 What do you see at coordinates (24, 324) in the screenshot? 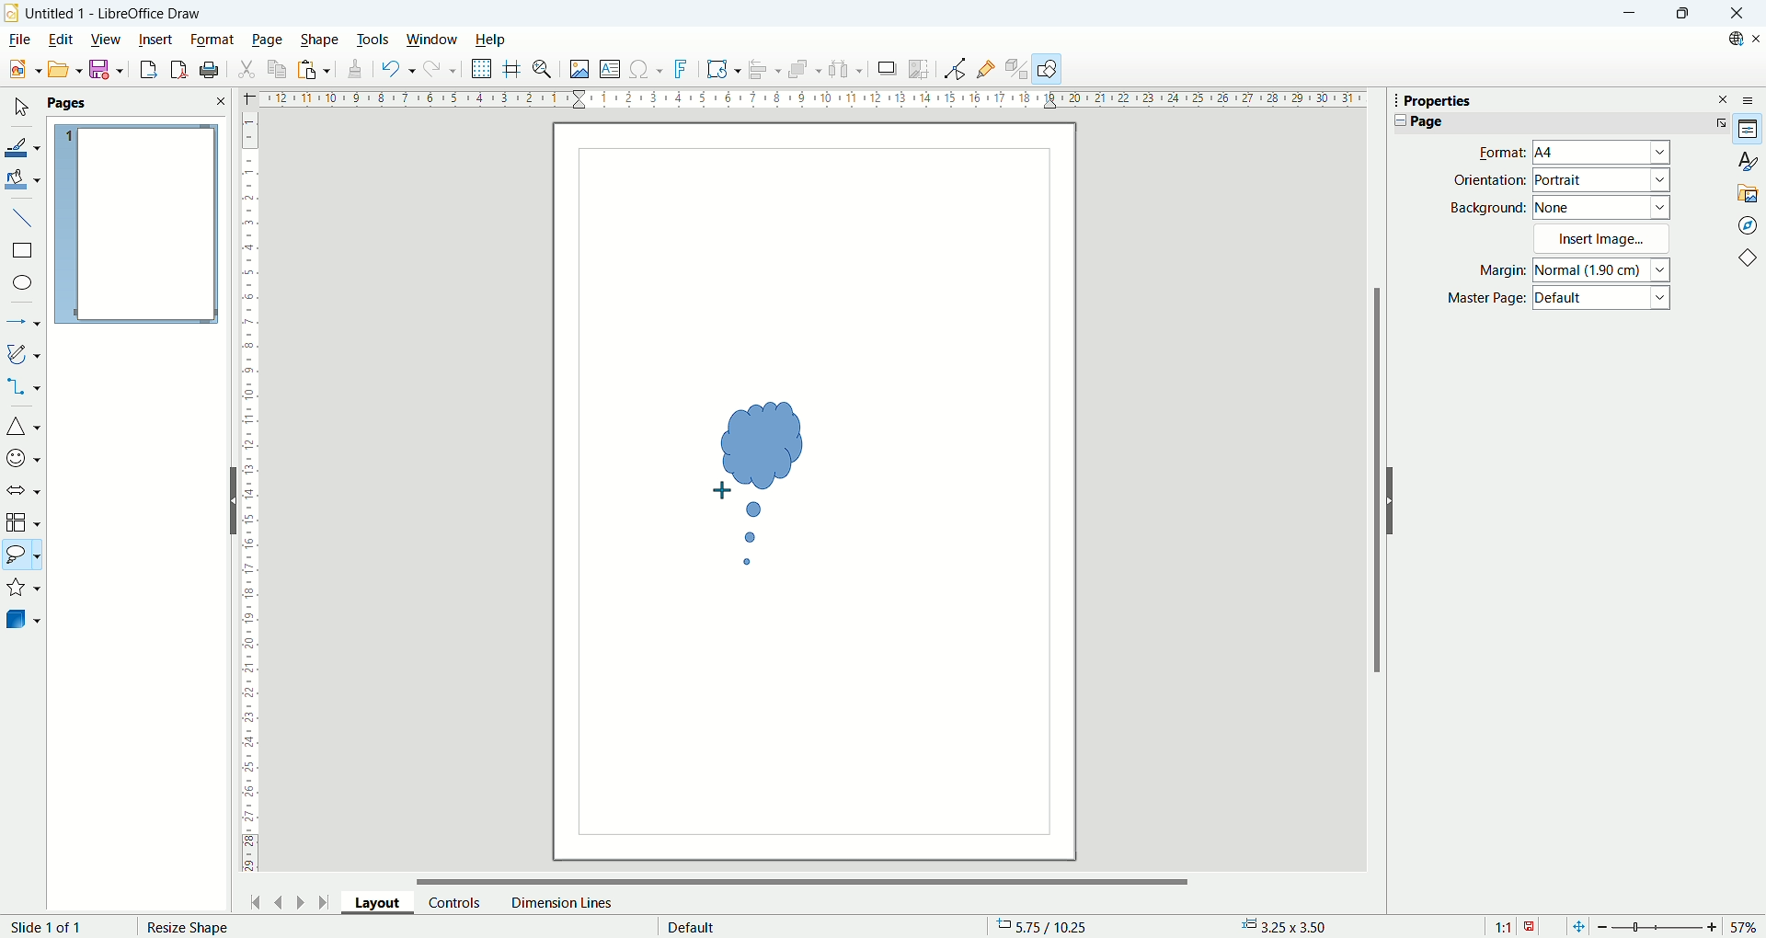
I see `lines and arrows` at bounding box center [24, 324].